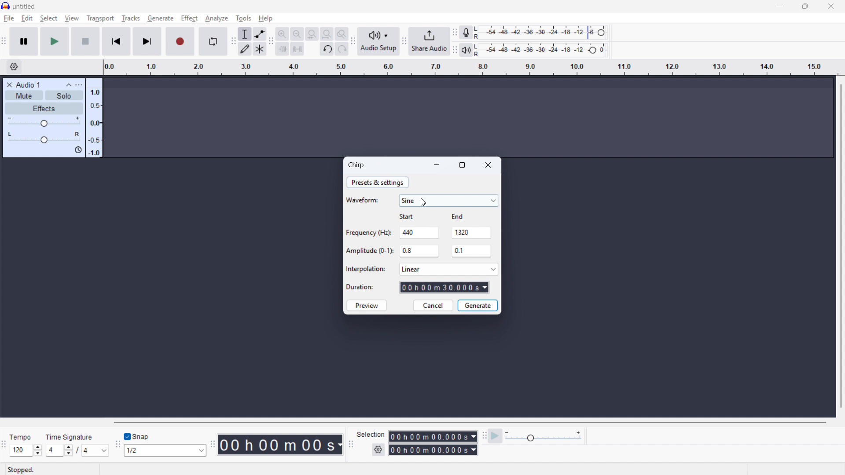 The image size is (845, 475). I want to click on Zoom out , so click(297, 34).